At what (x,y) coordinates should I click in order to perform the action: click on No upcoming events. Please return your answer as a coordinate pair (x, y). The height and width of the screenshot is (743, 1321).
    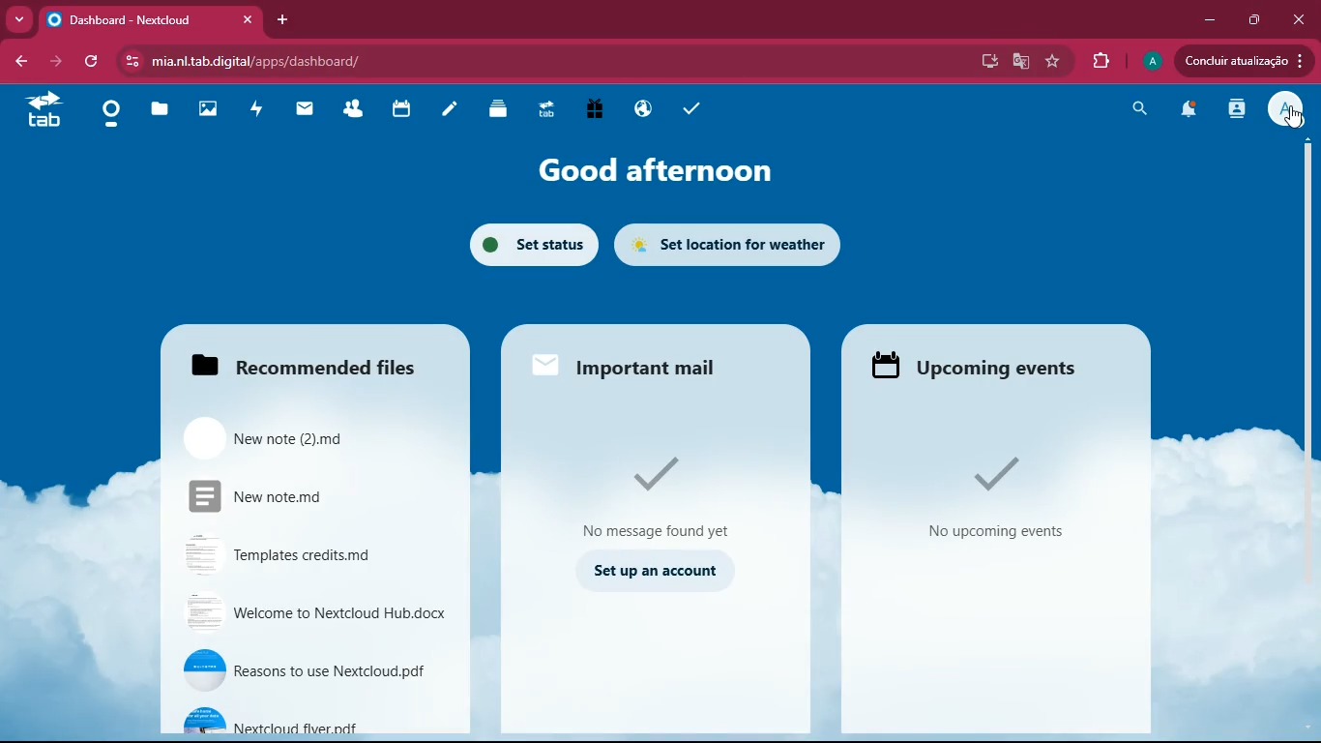
    Looking at the image, I should click on (996, 483).